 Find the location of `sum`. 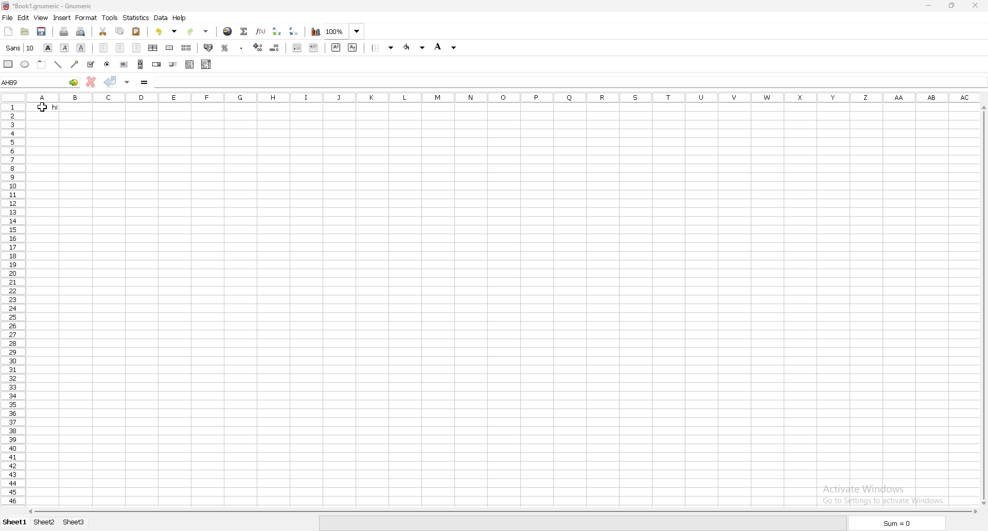

sum is located at coordinates (895, 523).